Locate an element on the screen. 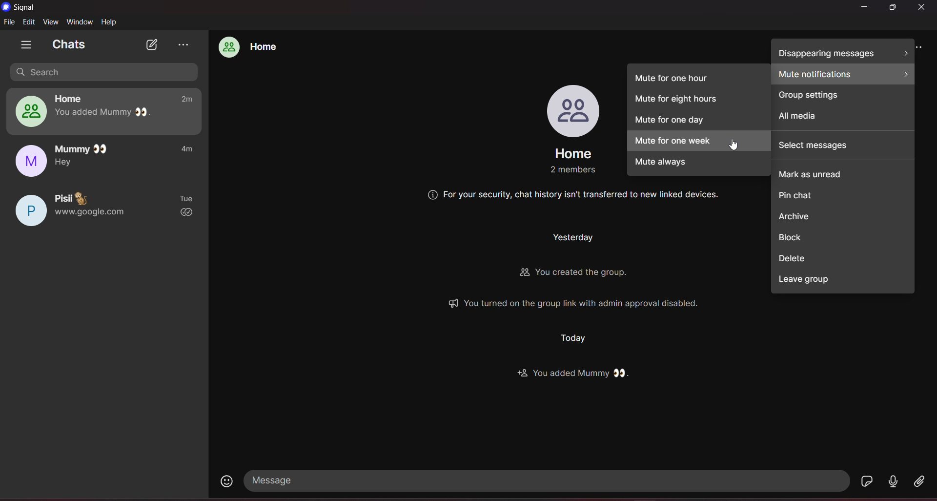 Image resolution: width=937 pixels, height=501 pixels. group settings is located at coordinates (843, 98).